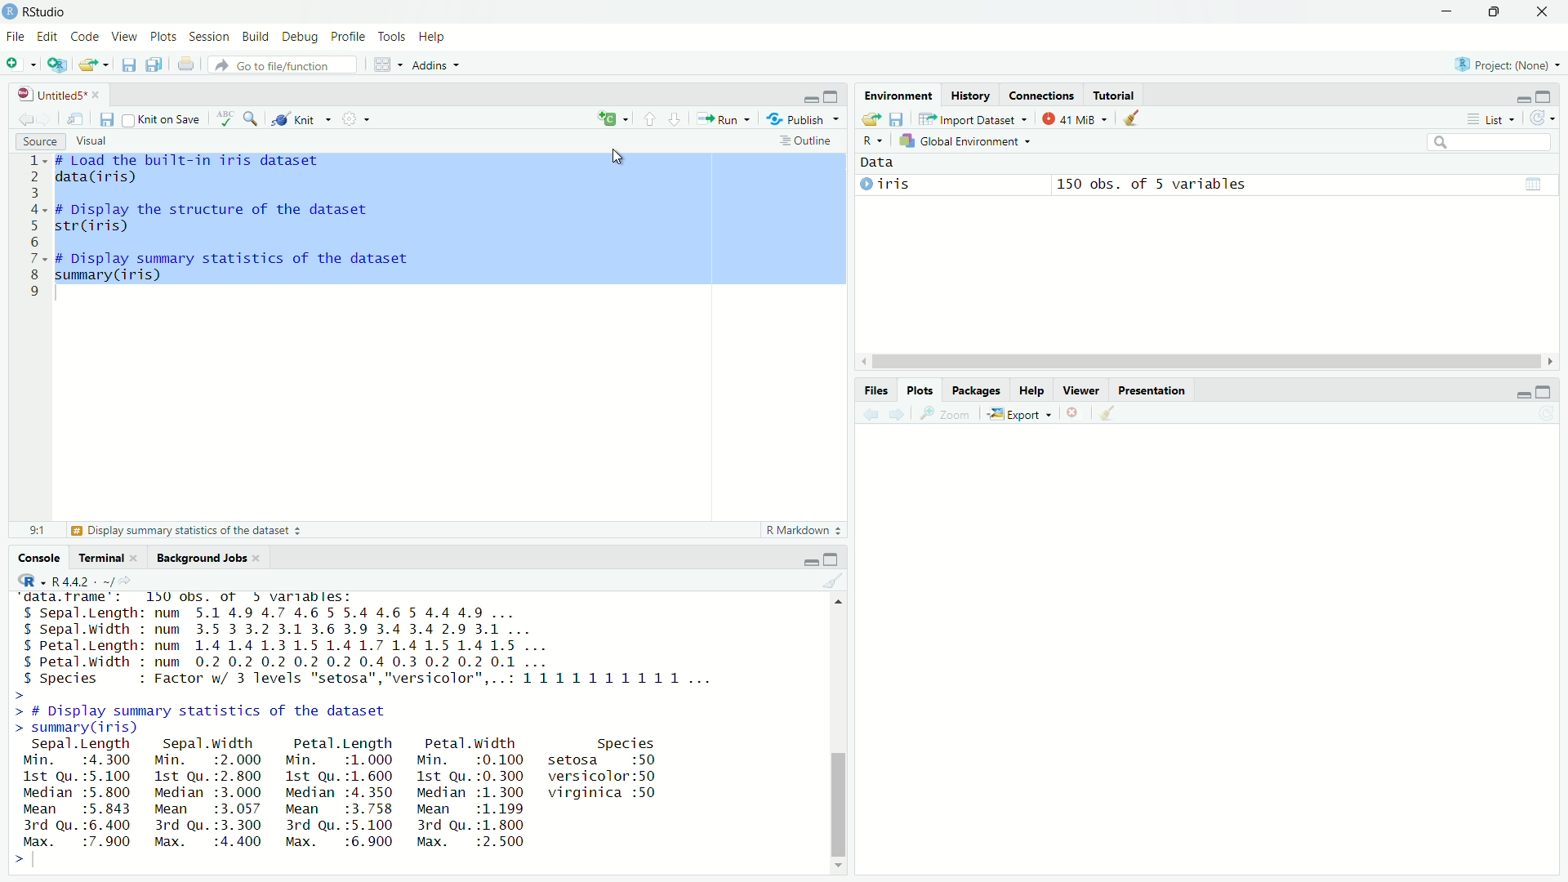 This screenshot has height=882, width=1568. Describe the element at coordinates (162, 119) in the screenshot. I see `Knit on Save` at that location.